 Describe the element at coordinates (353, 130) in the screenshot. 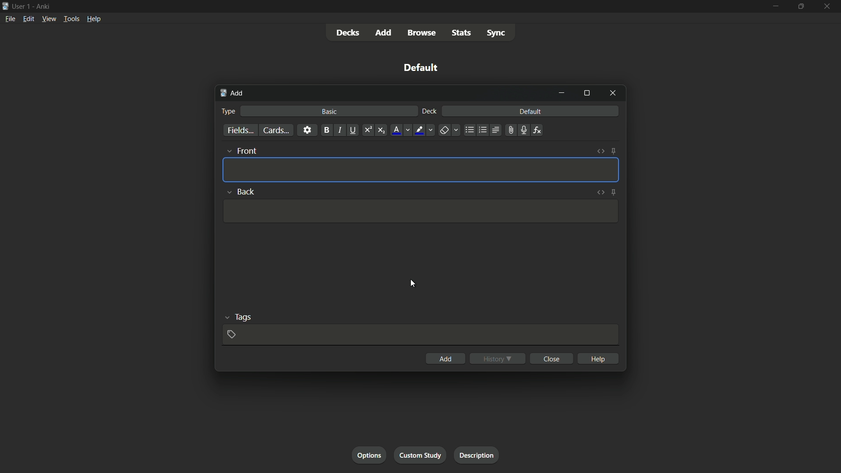

I see `underline` at that location.